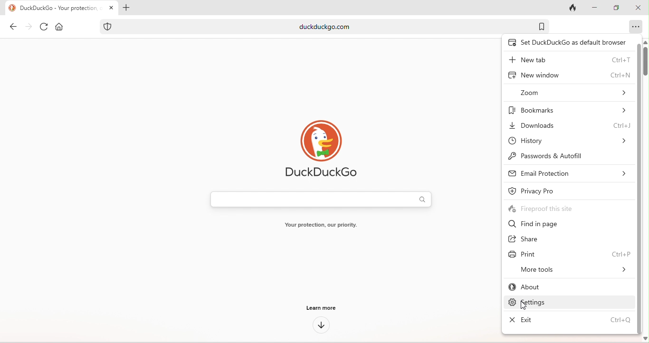 Image resolution: width=649 pixels, height=343 pixels. I want to click on vertical scroll bar, so click(645, 61).